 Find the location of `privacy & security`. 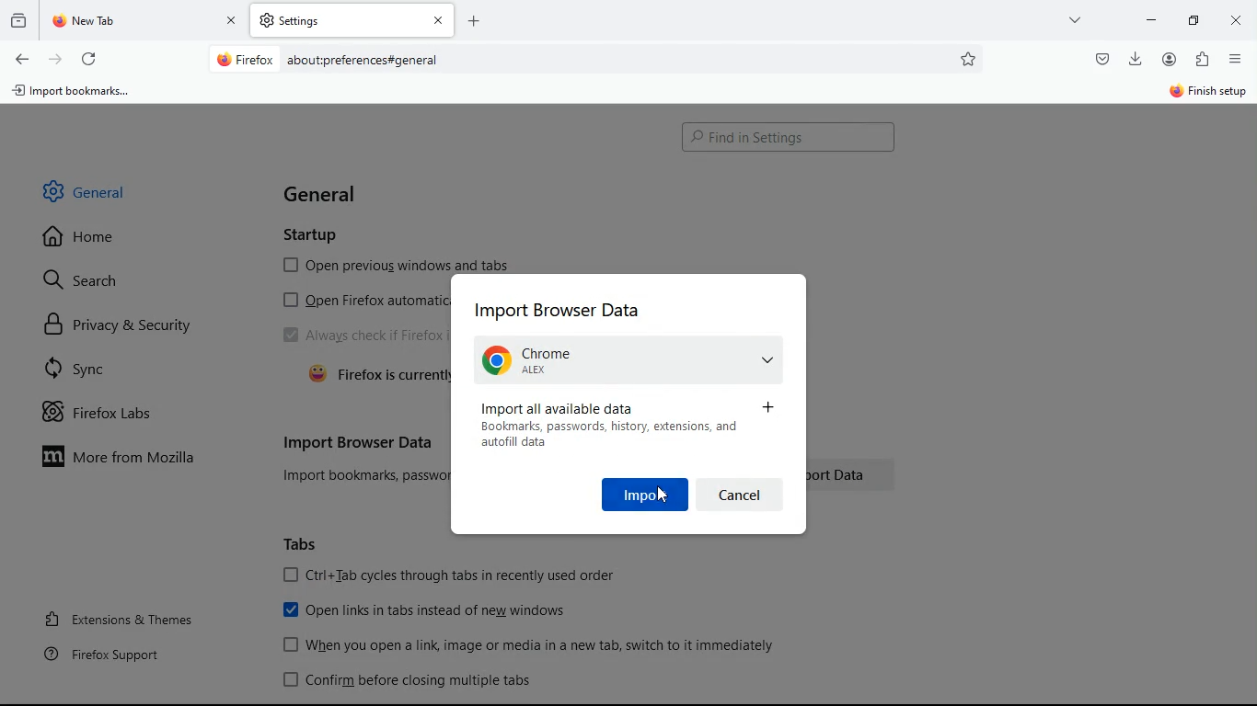

privacy & security is located at coordinates (131, 325).